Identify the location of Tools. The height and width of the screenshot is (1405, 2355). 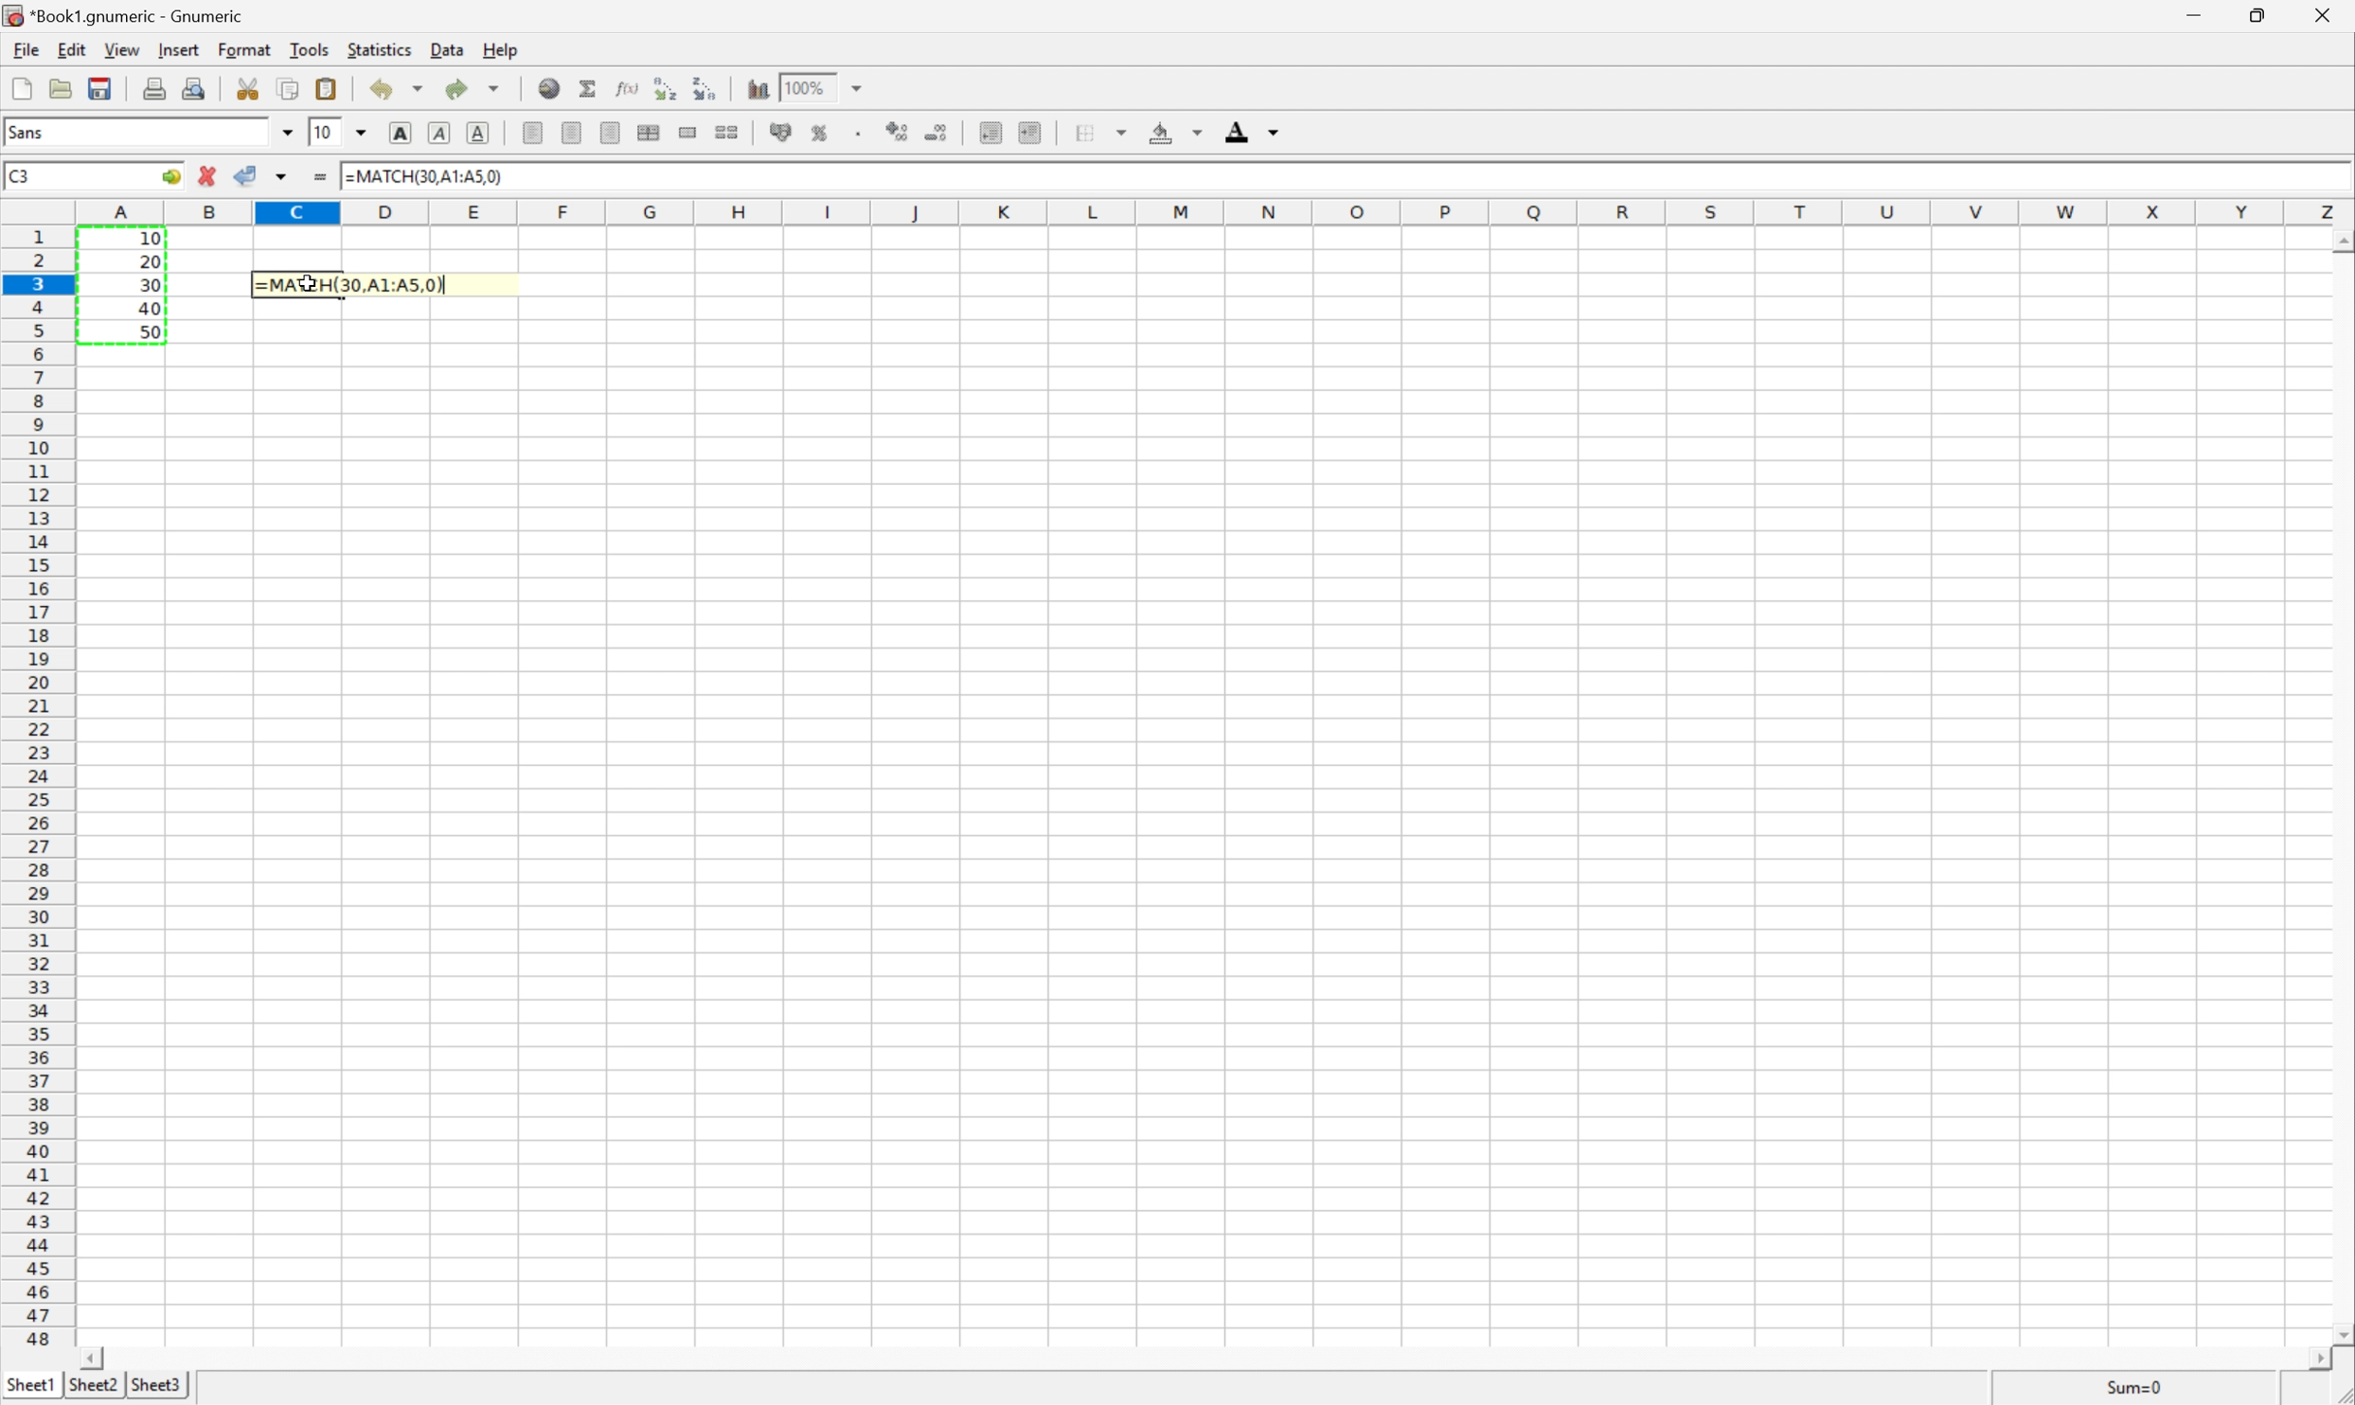
(310, 49).